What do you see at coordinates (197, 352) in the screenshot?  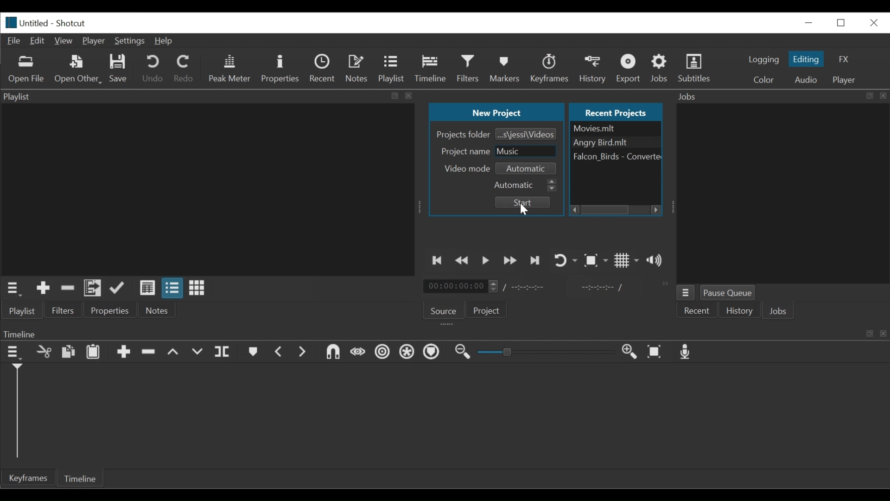 I see `Overwrite` at bounding box center [197, 352].